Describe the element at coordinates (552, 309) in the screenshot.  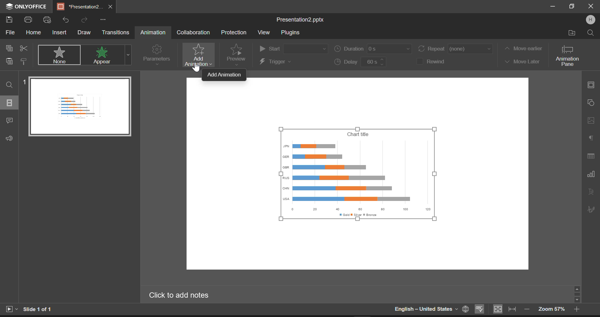
I see `Zoom 57%` at that location.